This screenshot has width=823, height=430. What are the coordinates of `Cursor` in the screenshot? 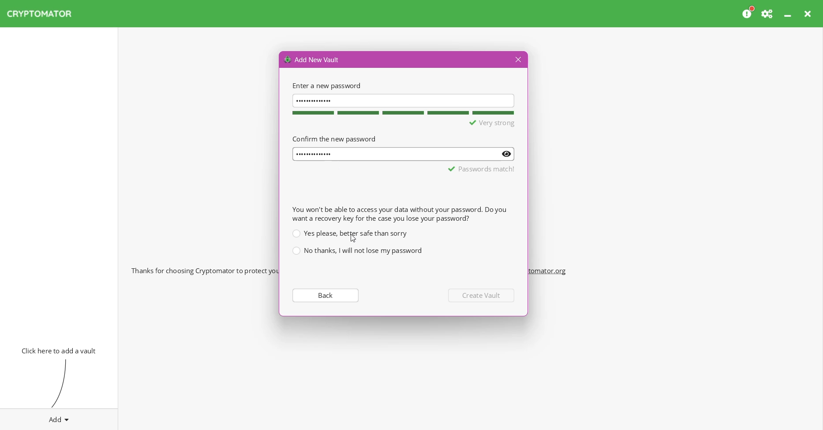 It's located at (353, 238).